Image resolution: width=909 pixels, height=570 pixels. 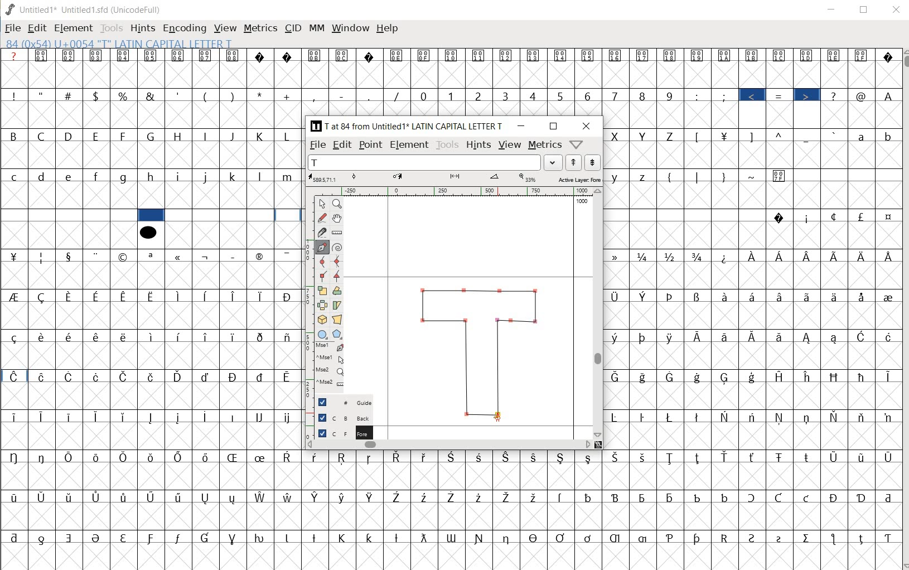 What do you see at coordinates (318, 145) in the screenshot?
I see `file` at bounding box center [318, 145].